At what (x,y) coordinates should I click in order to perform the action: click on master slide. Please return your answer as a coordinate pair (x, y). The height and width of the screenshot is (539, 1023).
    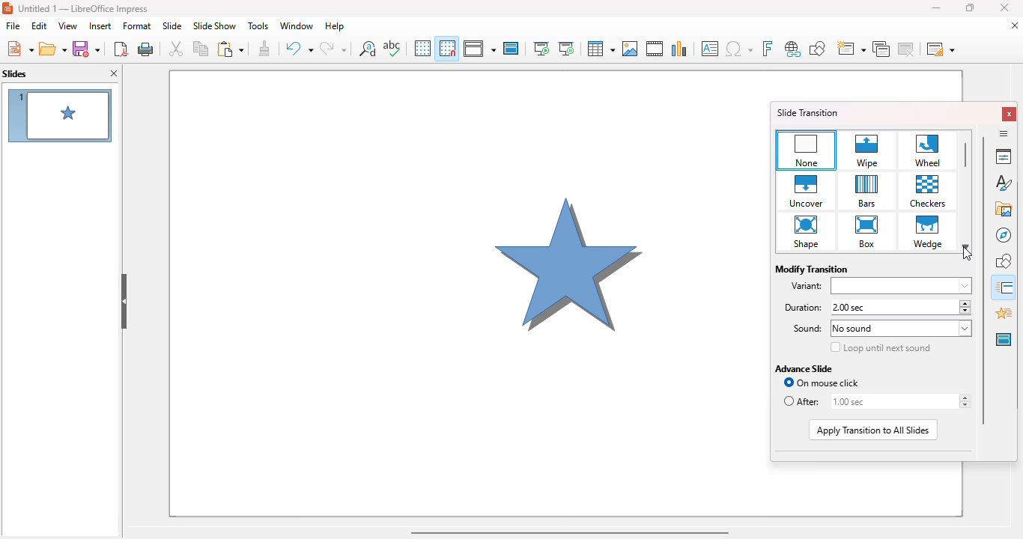
    Looking at the image, I should click on (1004, 339).